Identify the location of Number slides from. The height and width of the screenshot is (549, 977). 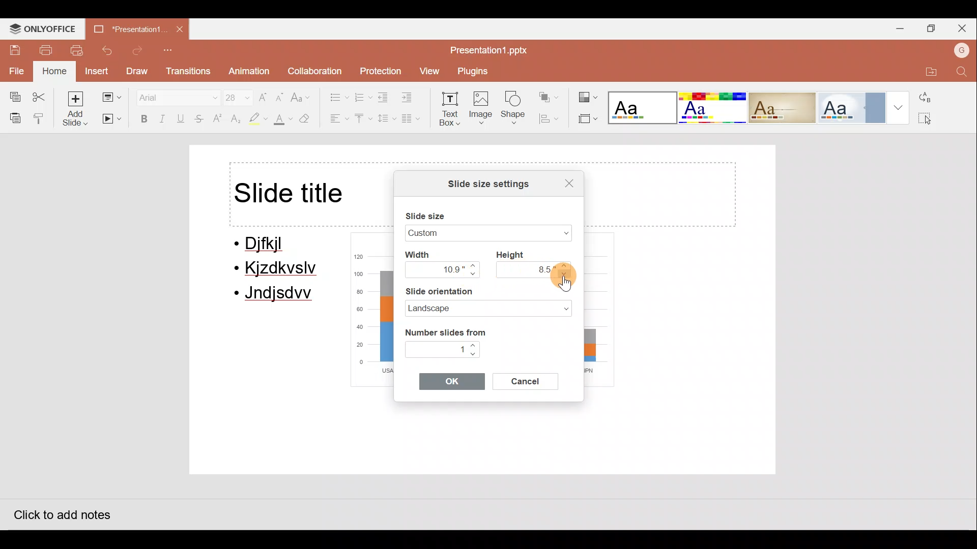
(444, 330).